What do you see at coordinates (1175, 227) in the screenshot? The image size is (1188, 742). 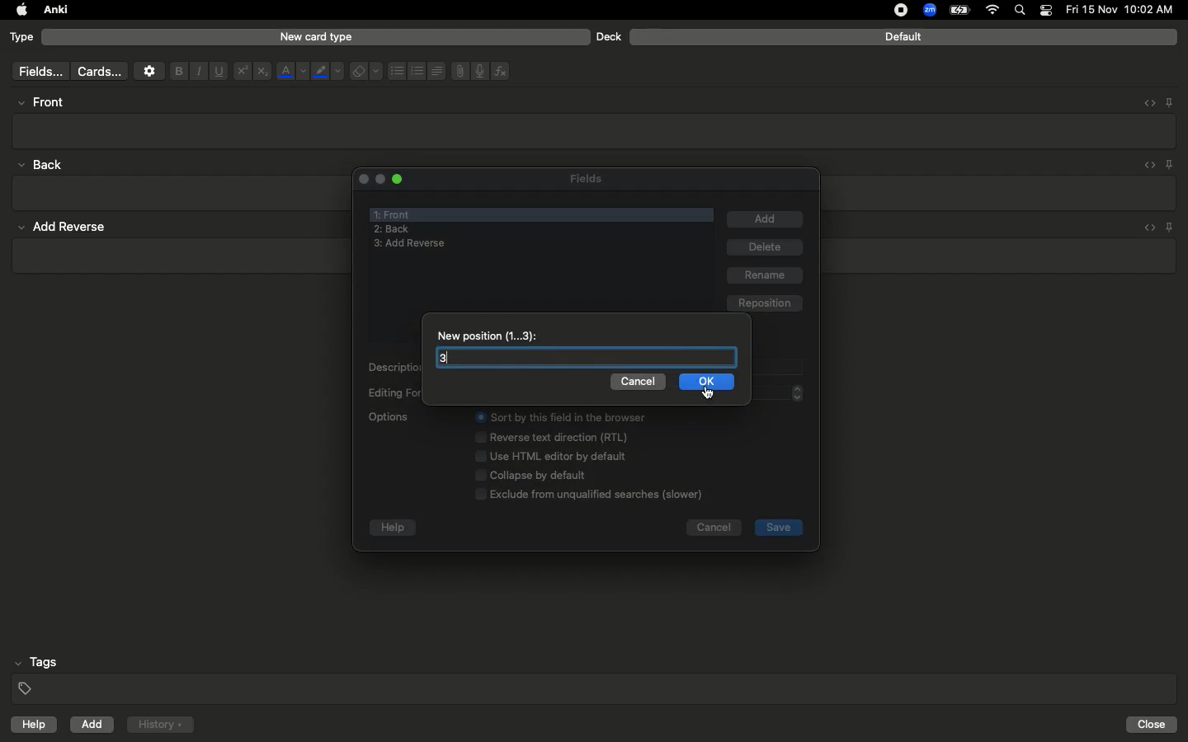 I see `pin` at bounding box center [1175, 227].